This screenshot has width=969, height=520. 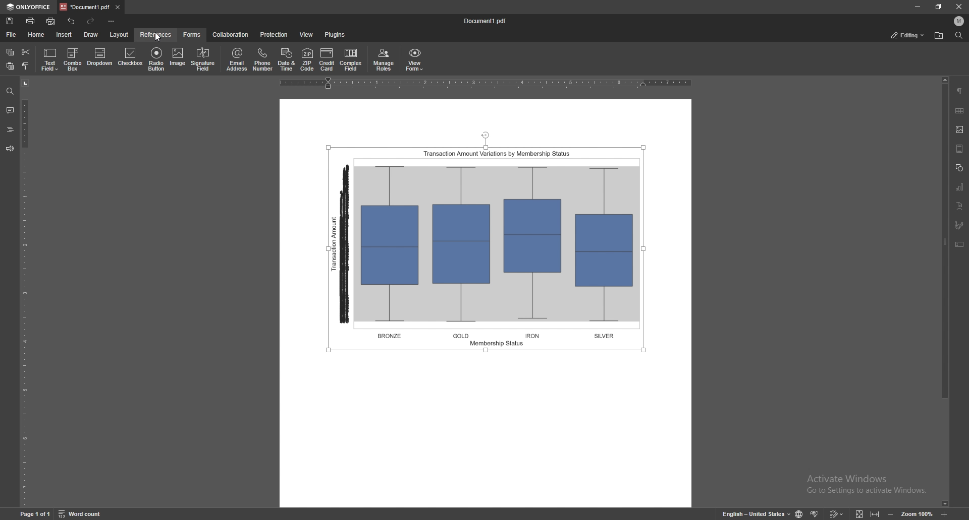 I want to click on shapes, so click(x=959, y=167).